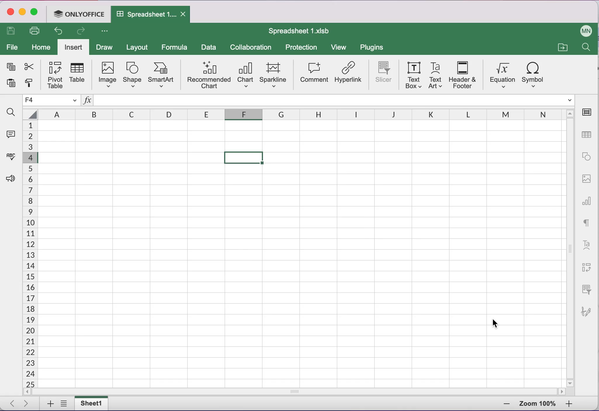  Describe the element at coordinates (209, 75) in the screenshot. I see `recommended chart` at that location.